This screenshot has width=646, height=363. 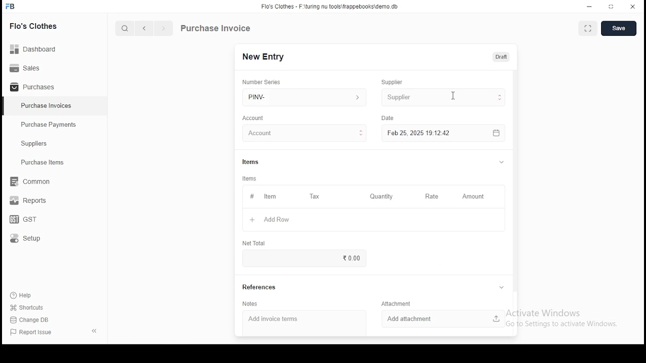 I want to click on ‘Purchase Payments, so click(x=49, y=125).